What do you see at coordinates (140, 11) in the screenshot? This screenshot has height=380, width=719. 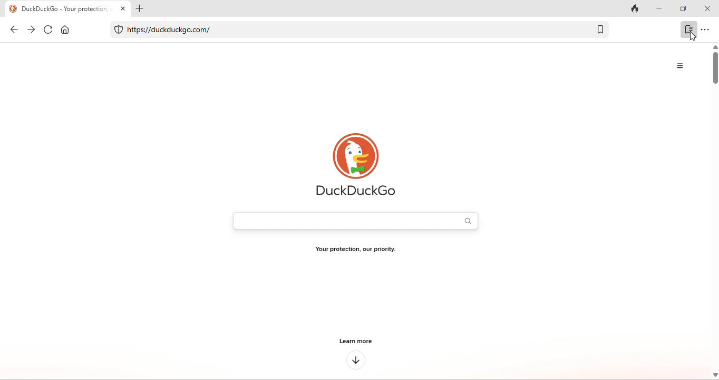 I see `add` at bounding box center [140, 11].